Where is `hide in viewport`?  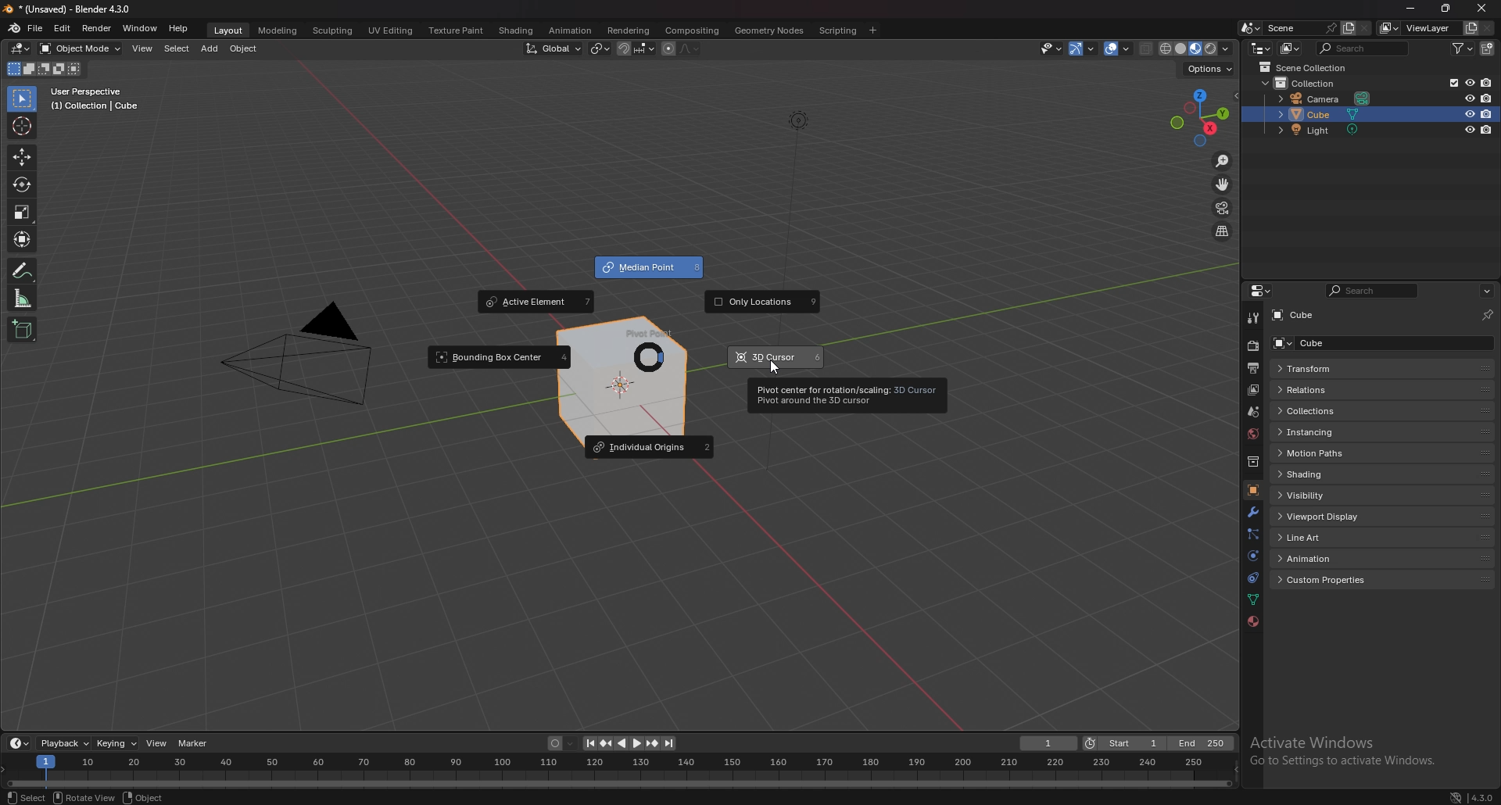 hide in viewport is located at coordinates (1467, 130).